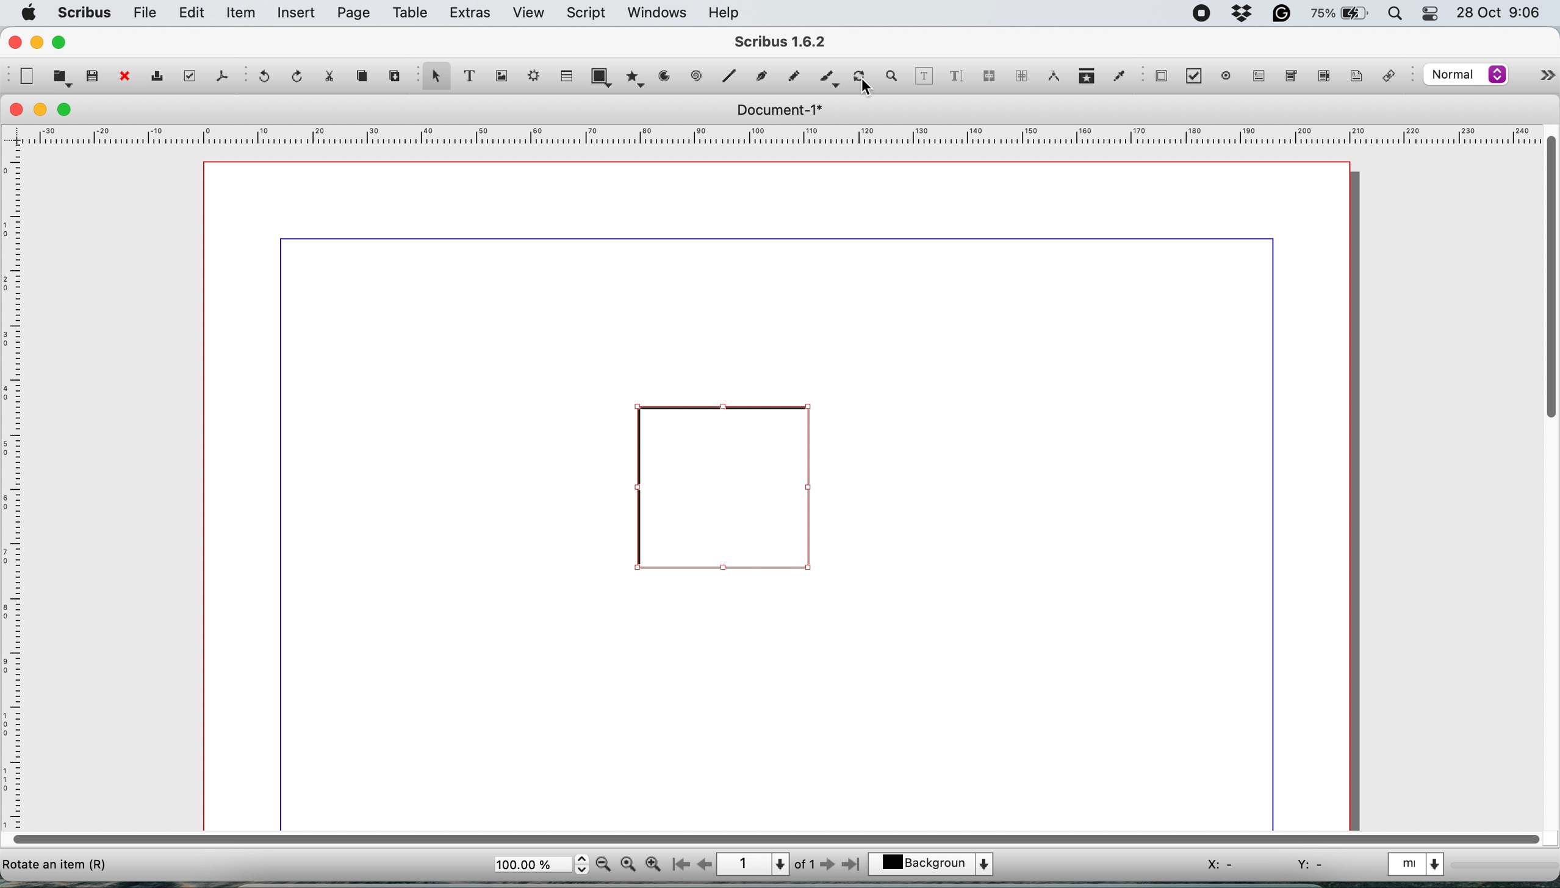 This screenshot has height=888, width=1560. What do you see at coordinates (85, 13) in the screenshot?
I see `scribus` at bounding box center [85, 13].